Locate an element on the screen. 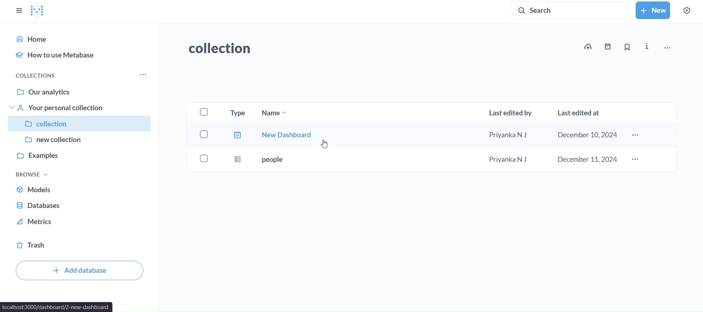 This screenshot has height=312, width=703. collection is located at coordinates (218, 48).